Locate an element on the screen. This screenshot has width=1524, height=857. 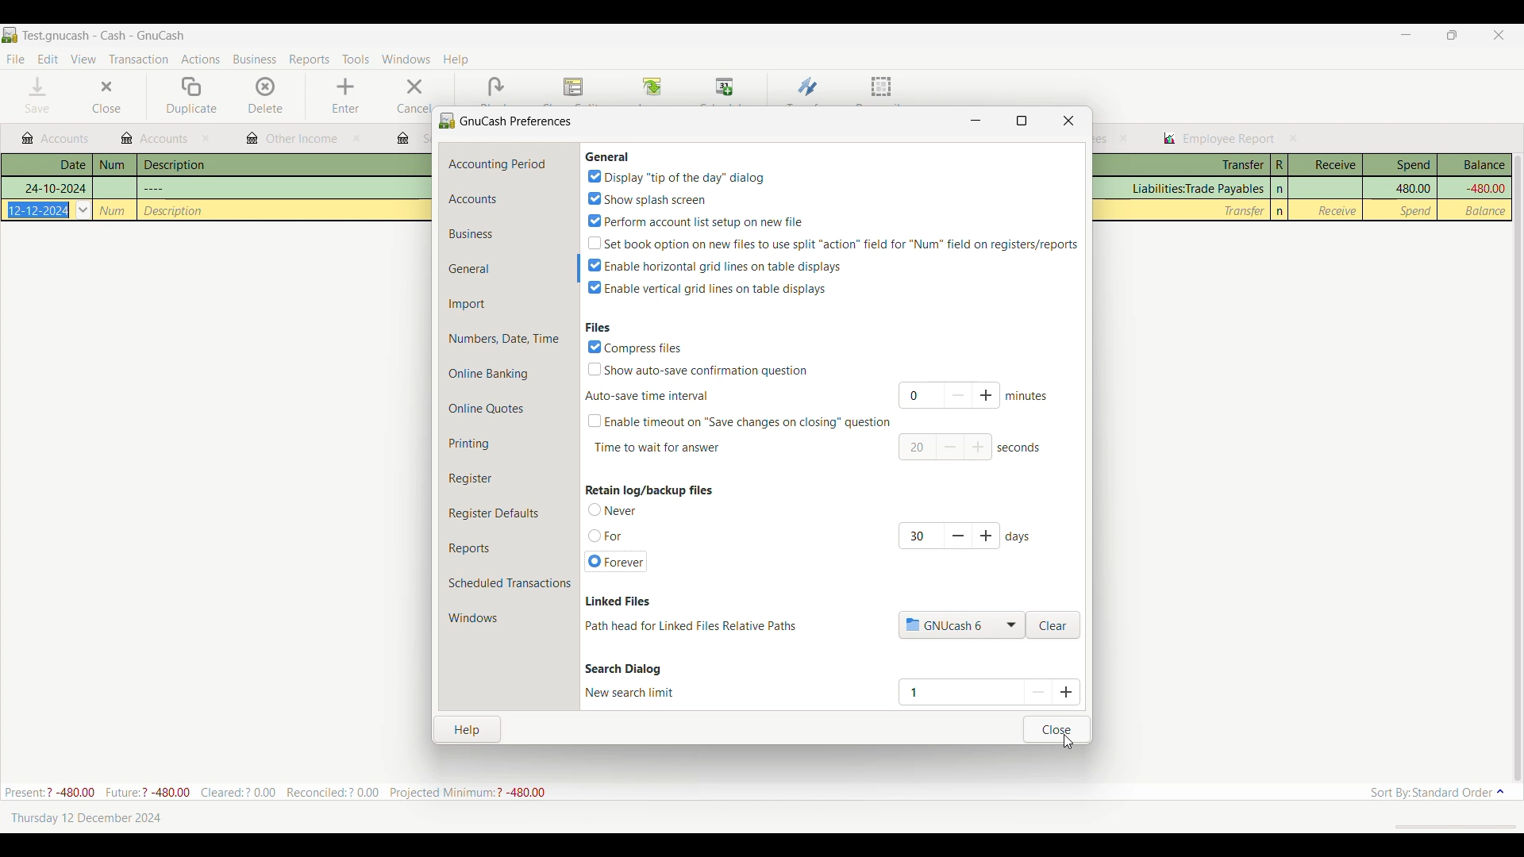
Current selection highlighted is located at coordinates (510, 268).